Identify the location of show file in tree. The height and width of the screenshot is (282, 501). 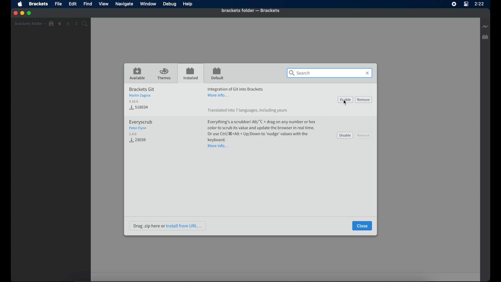
(52, 24).